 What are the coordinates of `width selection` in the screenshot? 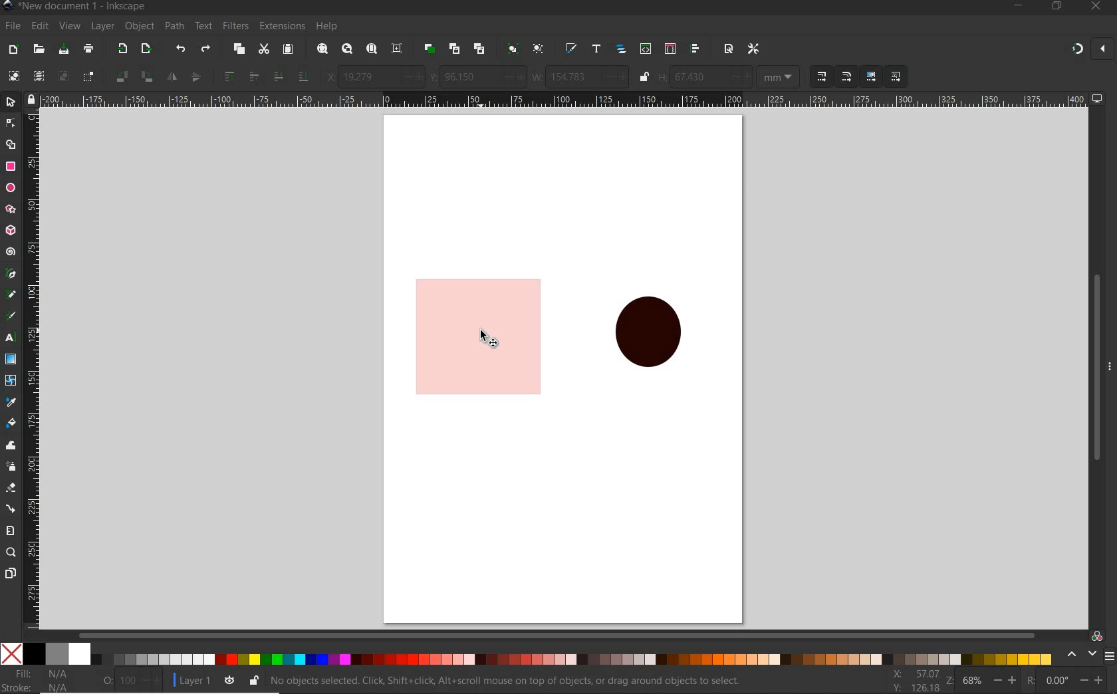 It's located at (578, 78).